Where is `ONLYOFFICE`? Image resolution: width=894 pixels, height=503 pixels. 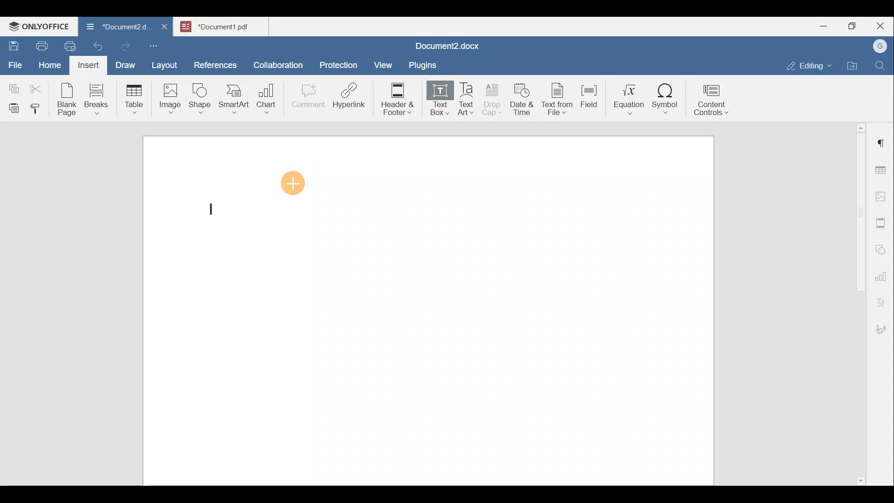
ONLYOFFICE is located at coordinates (40, 26).